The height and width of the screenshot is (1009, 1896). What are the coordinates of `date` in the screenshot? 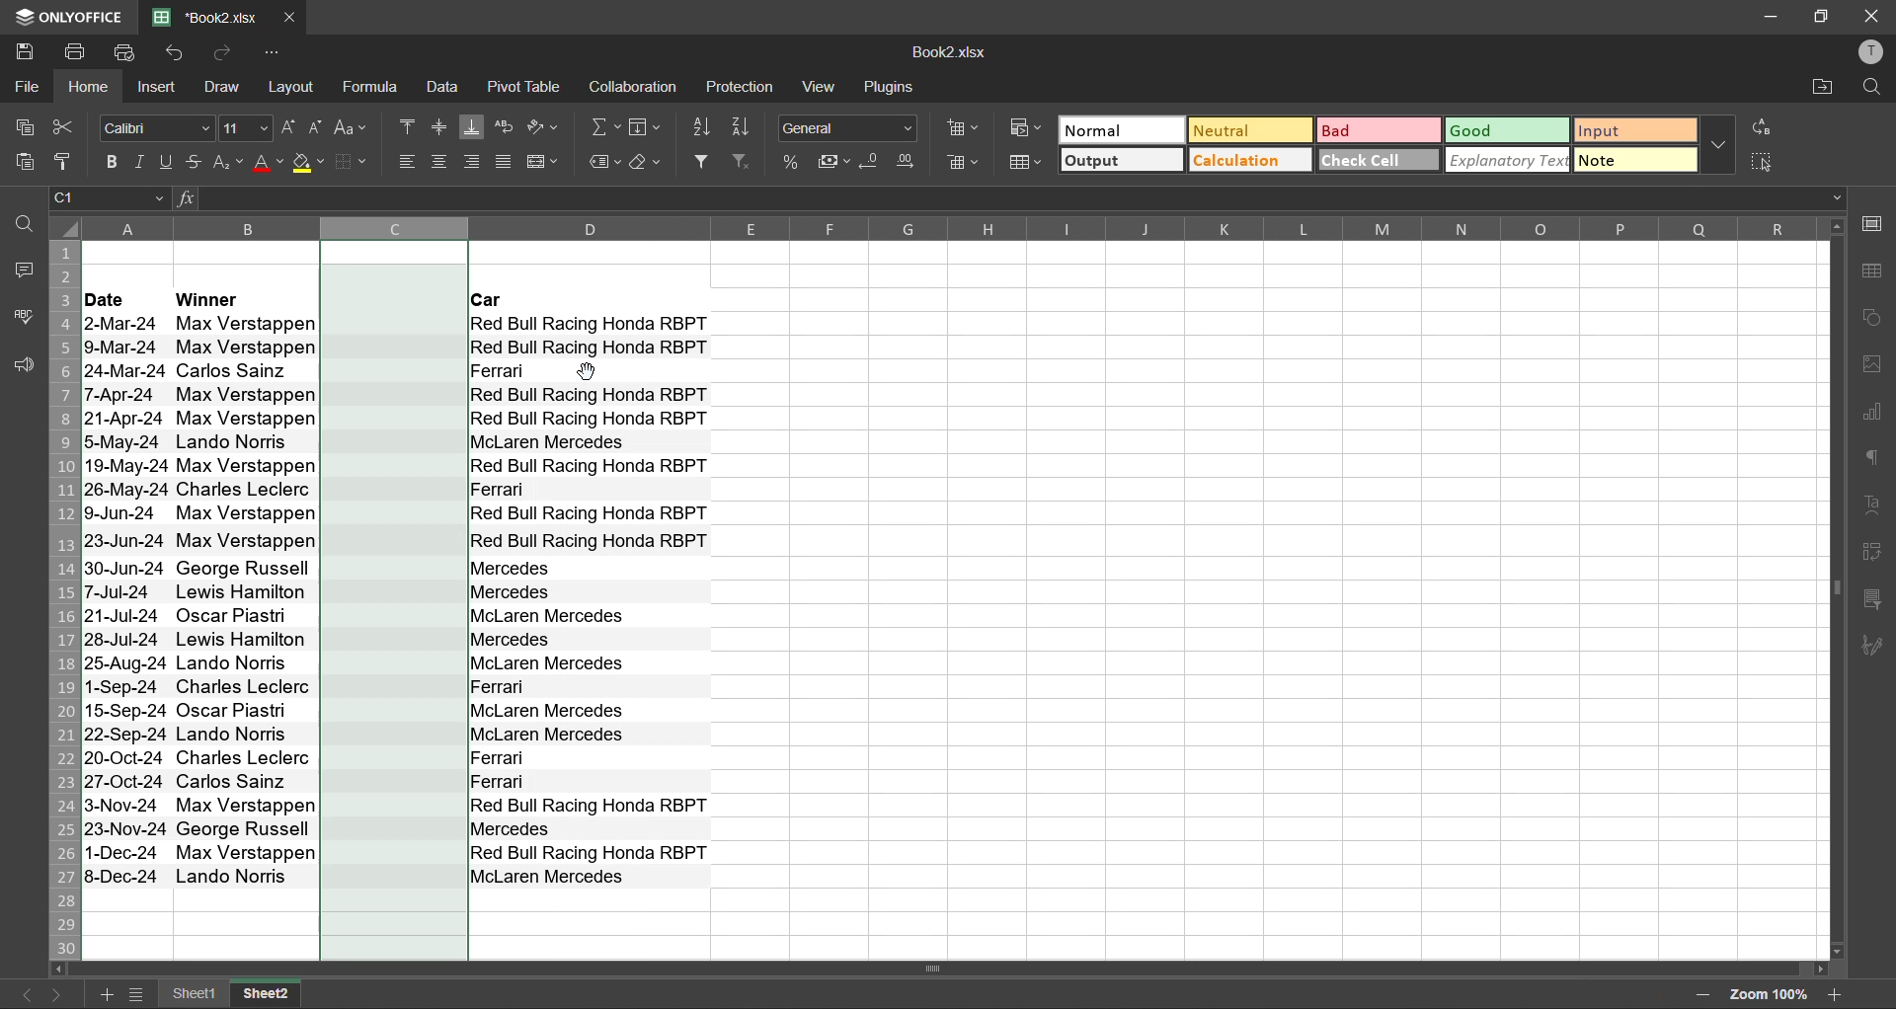 It's located at (122, 298).